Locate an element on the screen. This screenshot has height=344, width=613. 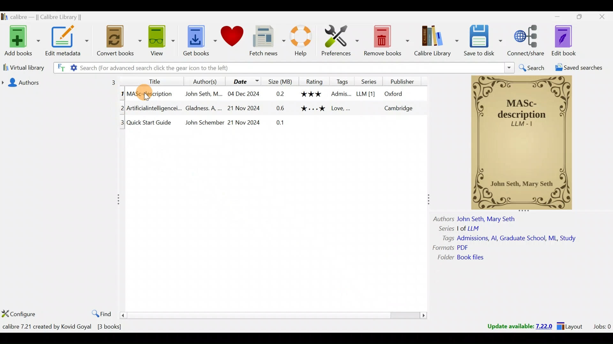
Virtual library is located at coordinates (24, 68).